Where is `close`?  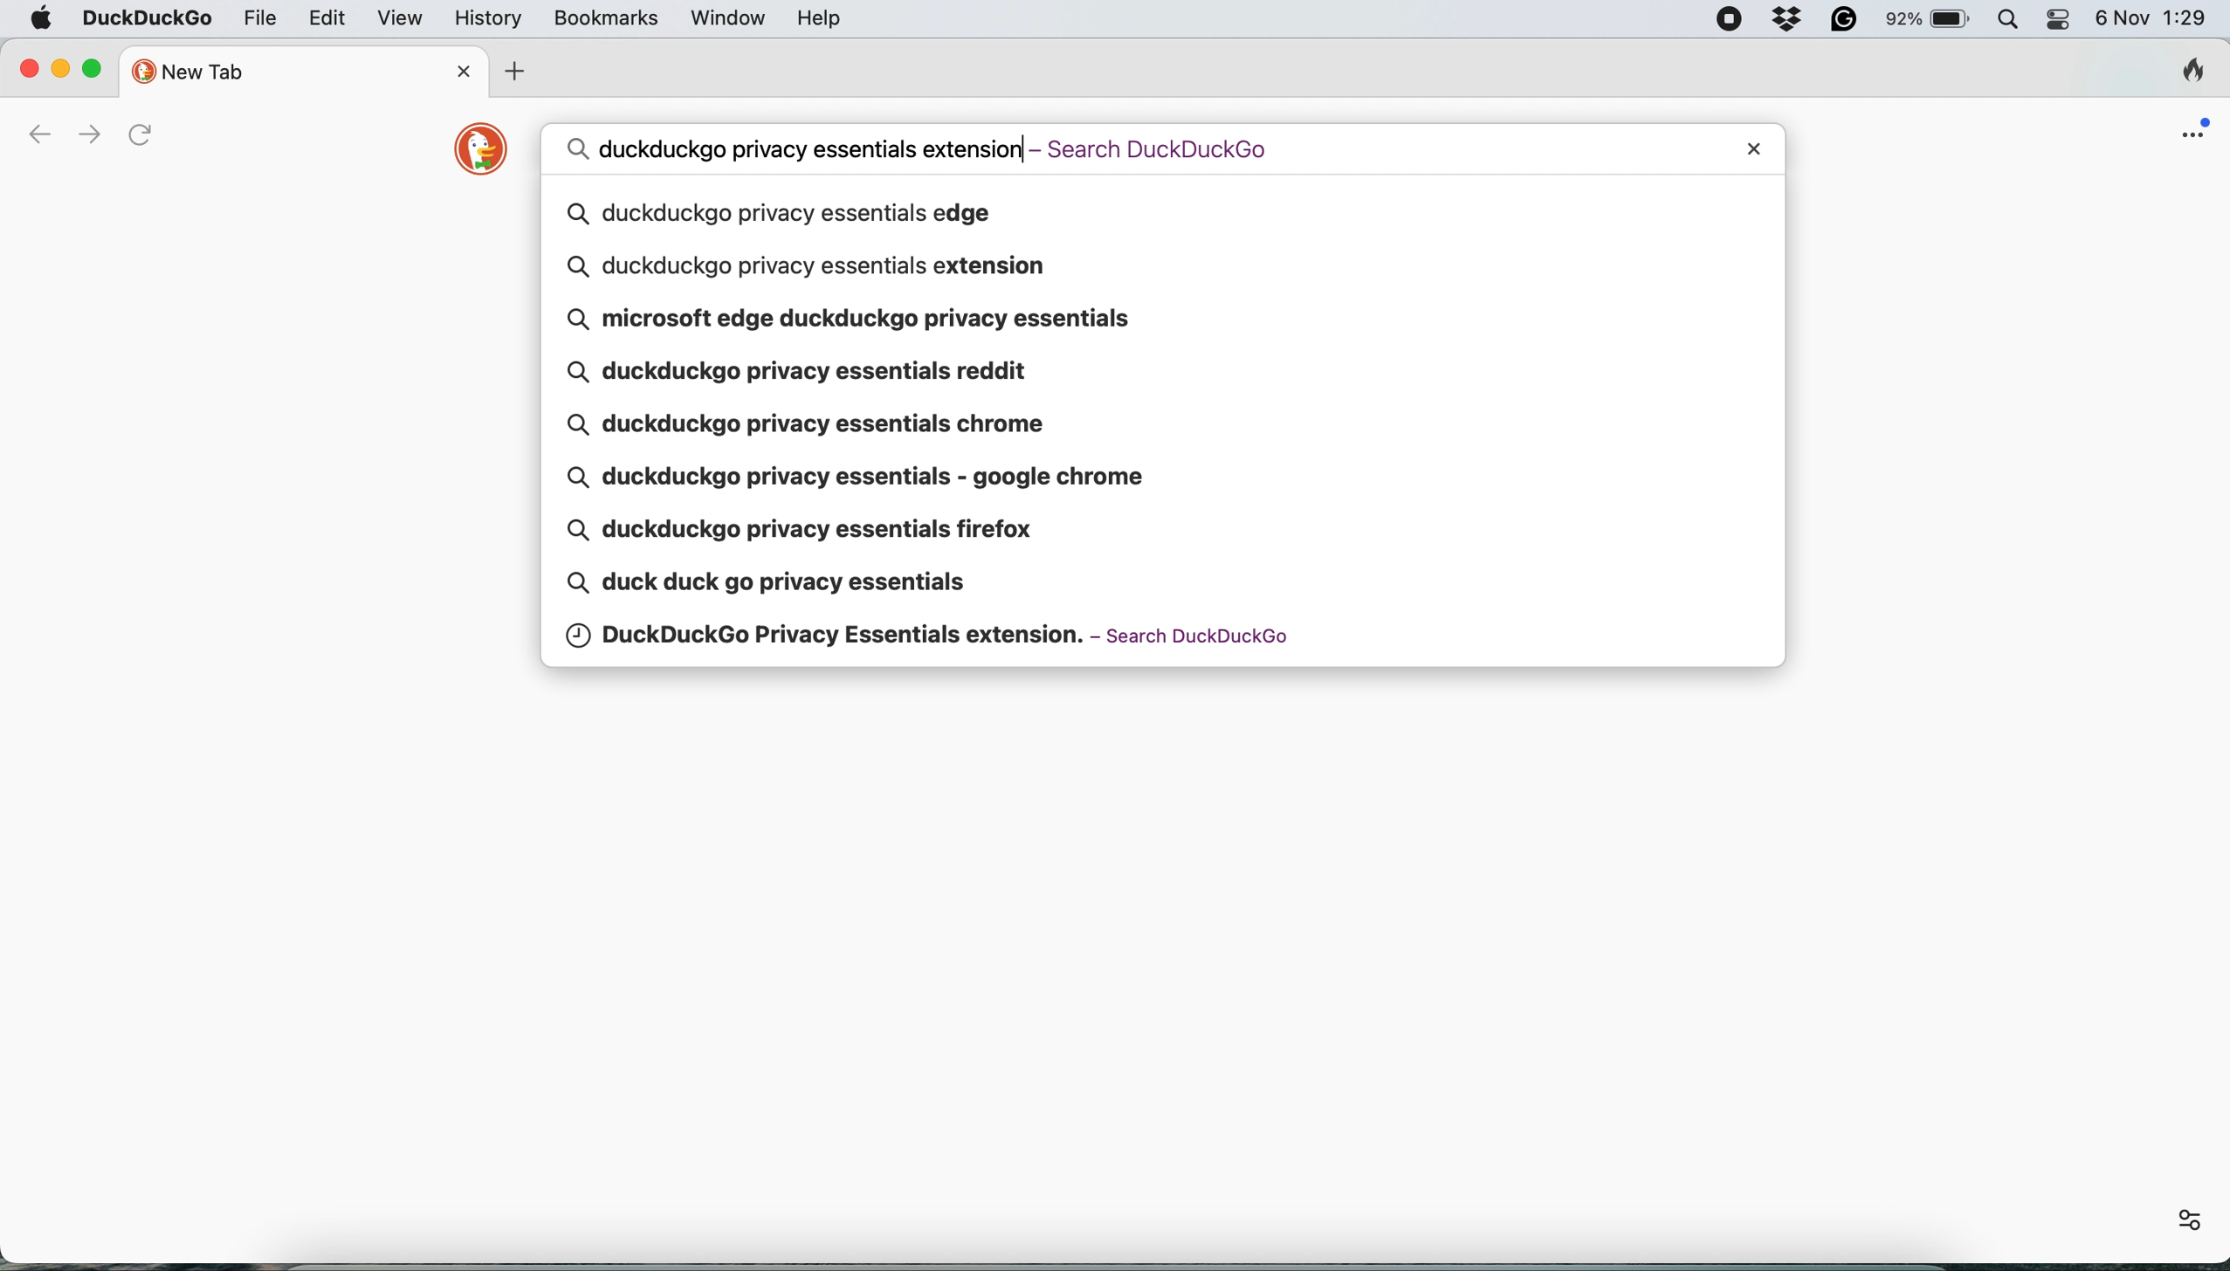
close is located at coordinates (1755, 150).